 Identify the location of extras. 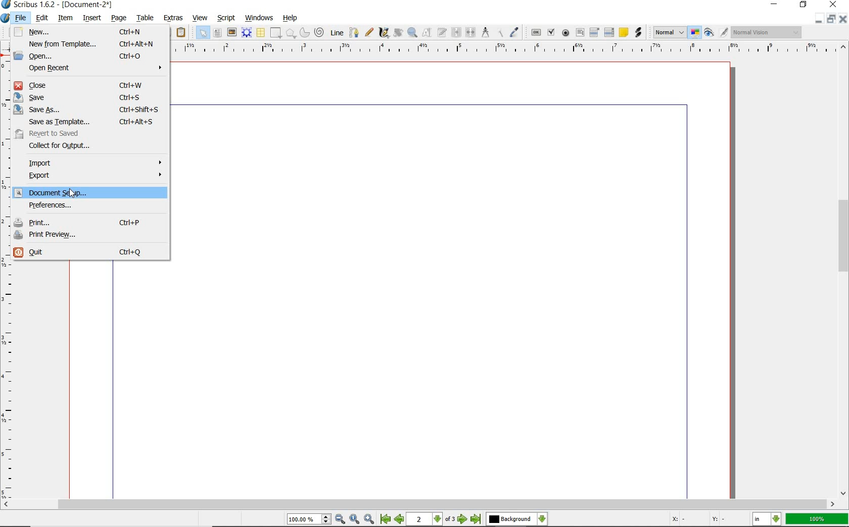
(173, 18).